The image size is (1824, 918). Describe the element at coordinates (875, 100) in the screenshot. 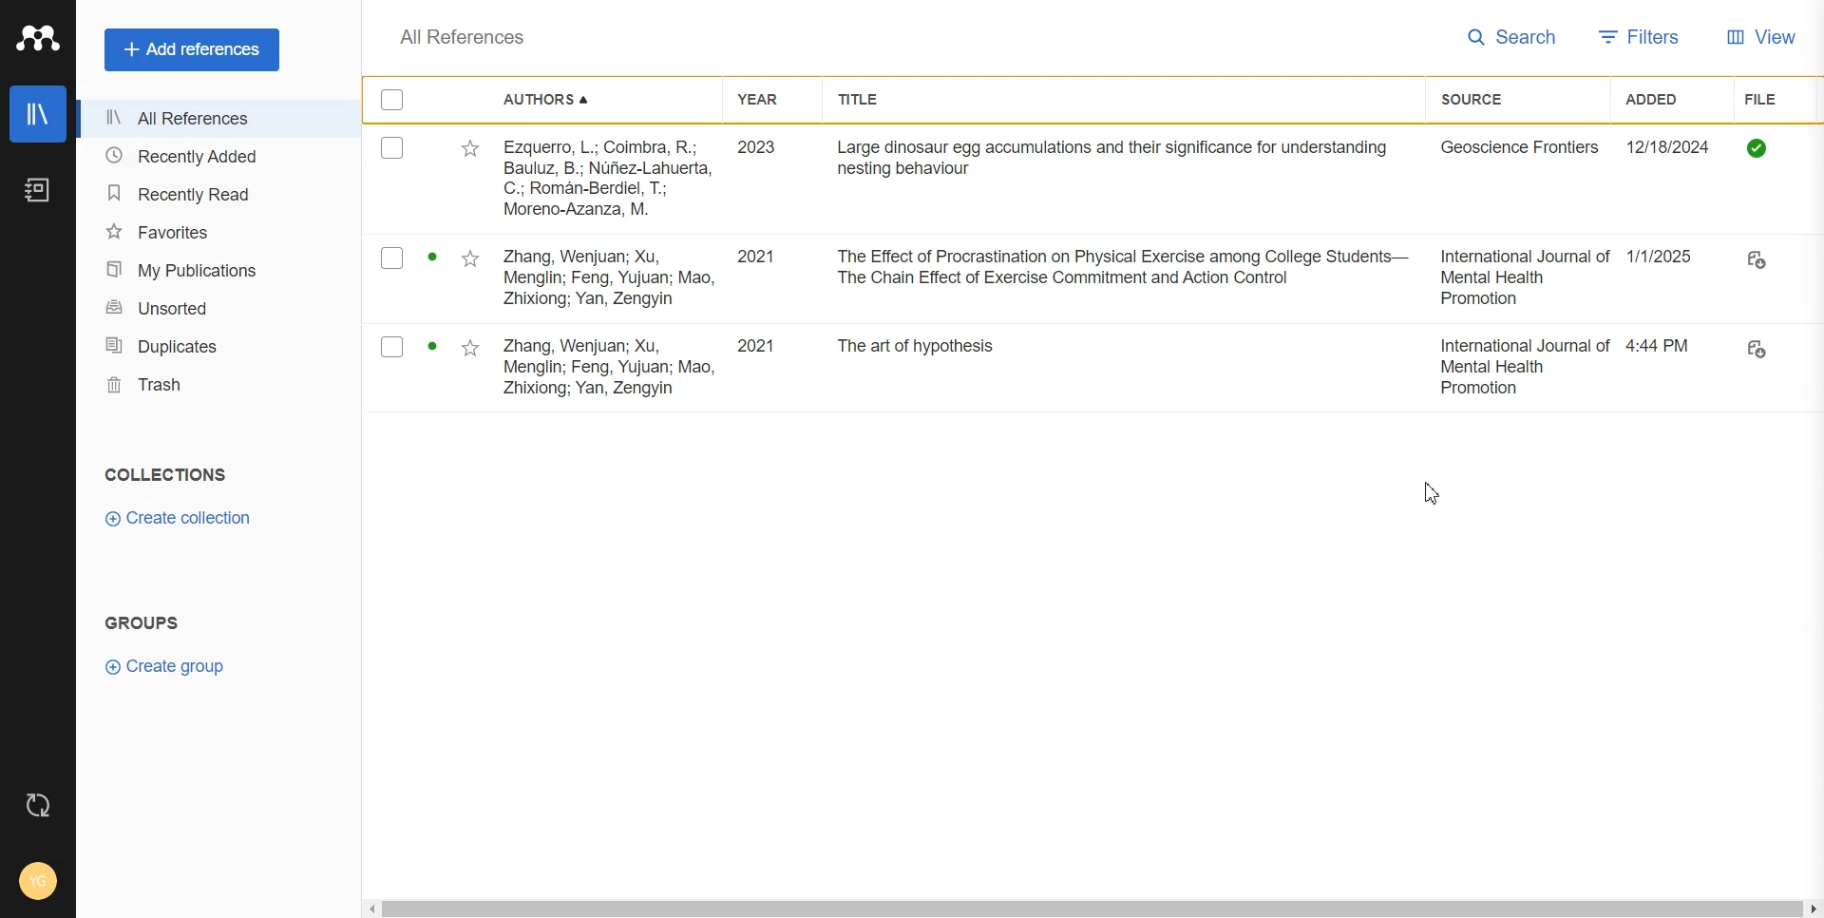

I see `Title` at that location.